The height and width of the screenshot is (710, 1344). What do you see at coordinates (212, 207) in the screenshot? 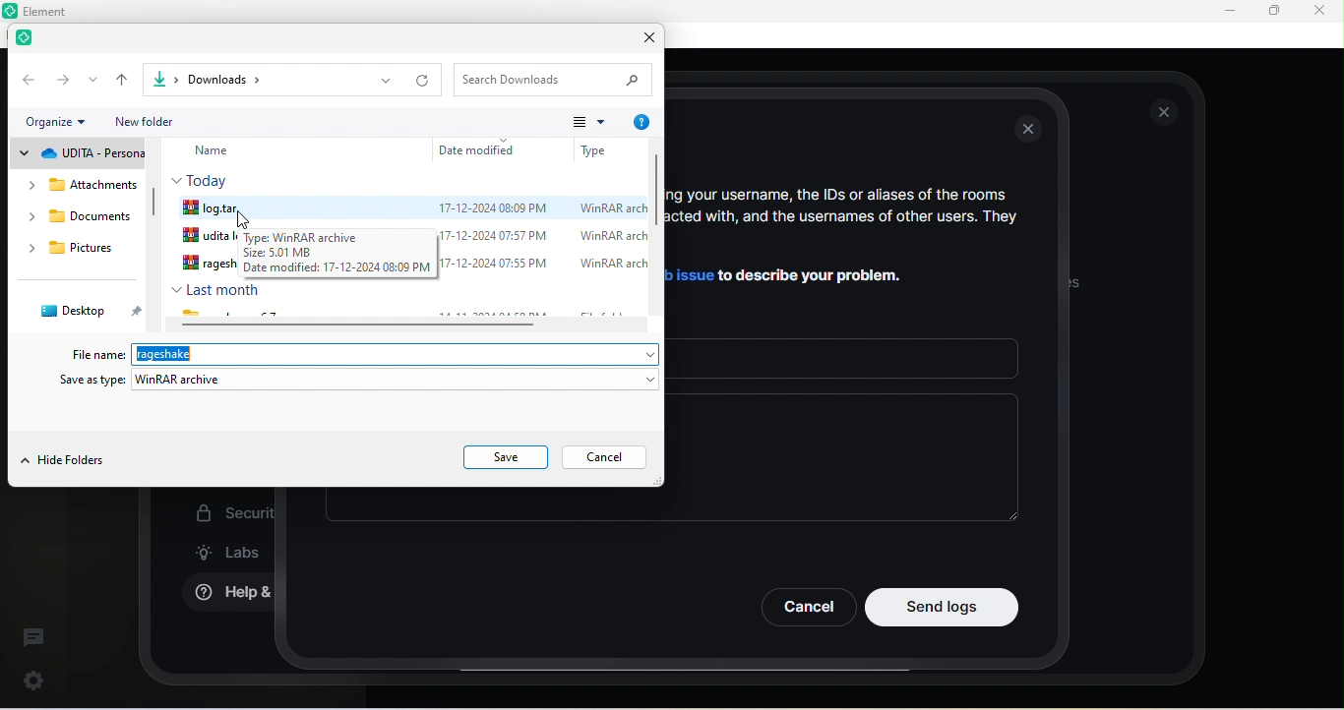
I see `Log.tar` at bounding box center [212, 207].